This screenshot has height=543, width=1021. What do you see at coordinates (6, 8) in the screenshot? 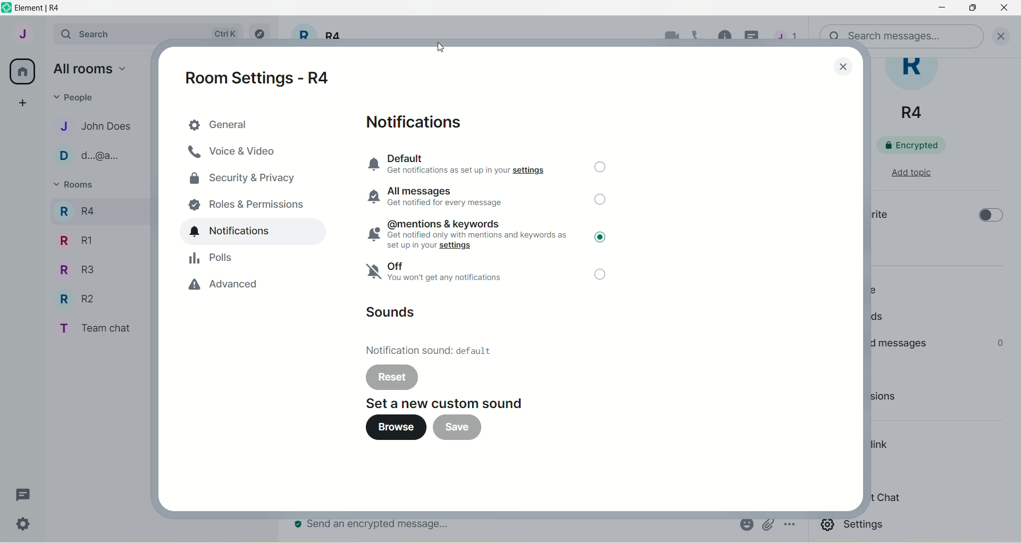
I see `logo` at bounding box center [6, 8].